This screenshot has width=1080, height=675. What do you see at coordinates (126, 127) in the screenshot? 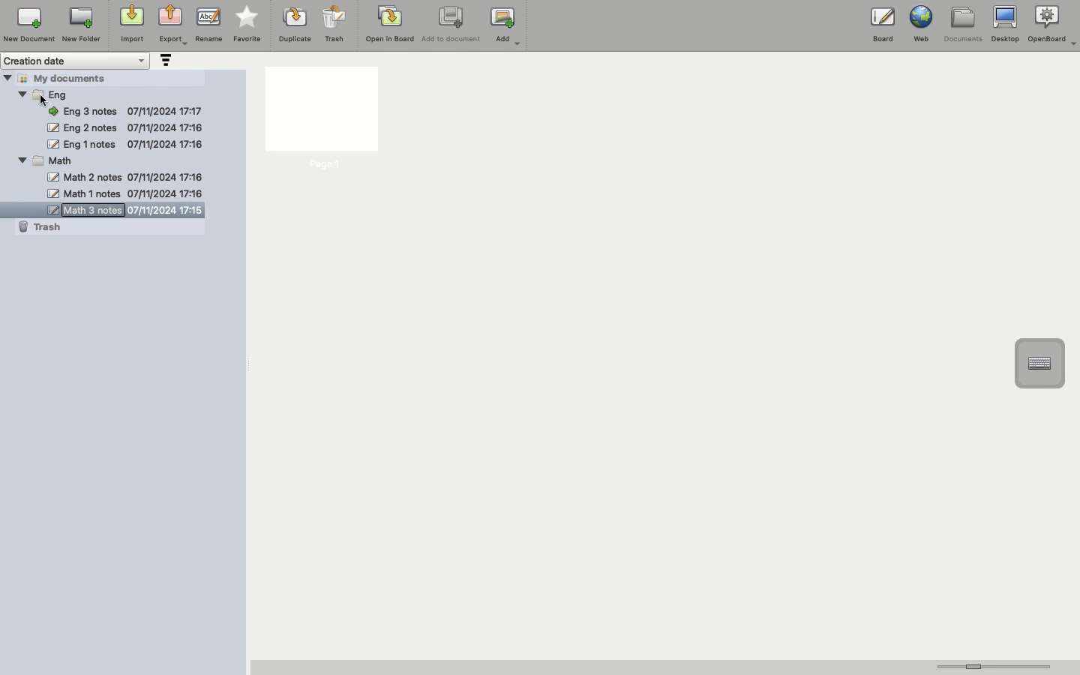
I see `Math 2 notes` at bounding box center [126, 127].